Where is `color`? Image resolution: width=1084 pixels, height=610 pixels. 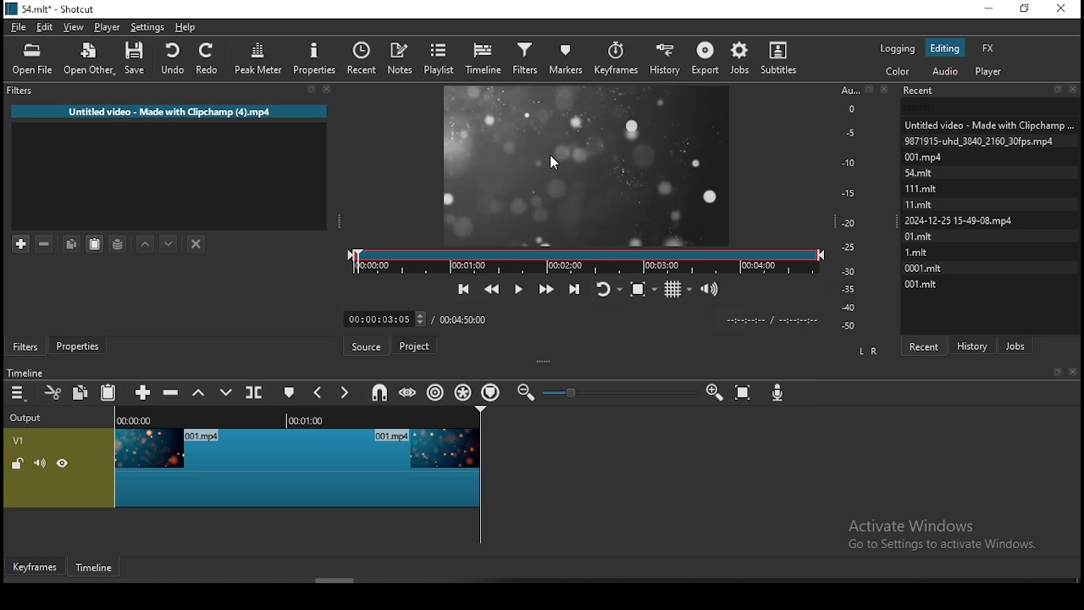 color is located at coordinates (899, 70).